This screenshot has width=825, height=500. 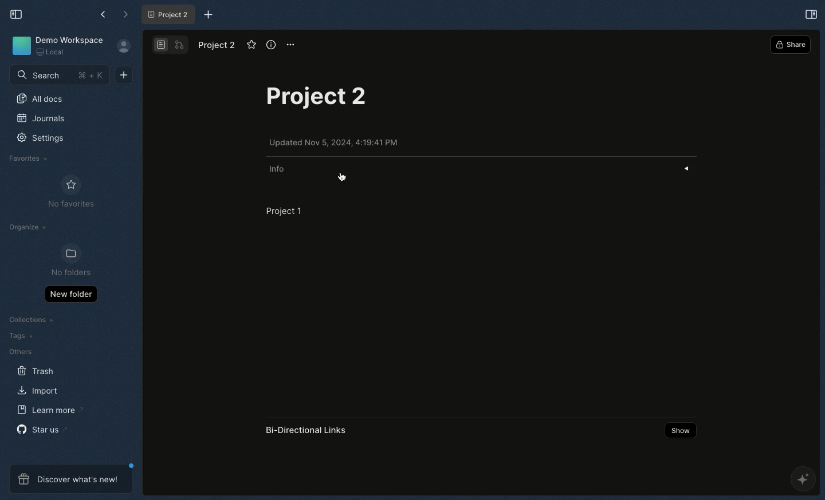 What do you see at coordinates (71, 191) in the screenshot?
I see `No favourites` at bounding box center [71, 191].